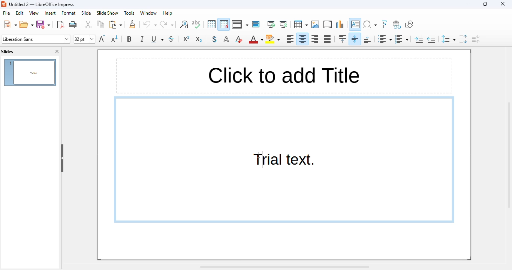 This screenshot has height=270, width=512. What do you see at coordinates (149, 13) in the screenshot?
I see `window` at bounding box center [149, 13].